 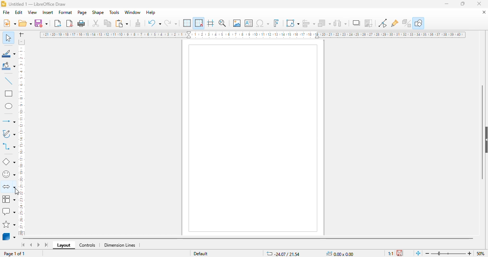 What do you see at coordinates (394, 24) in the screenshot?
I see `show gluepoint functions` at bounding box center [394, 24].